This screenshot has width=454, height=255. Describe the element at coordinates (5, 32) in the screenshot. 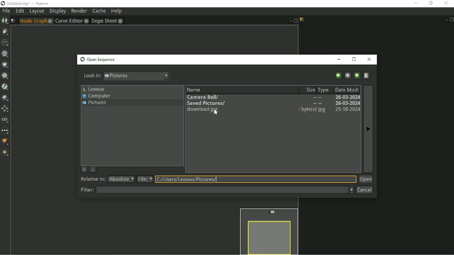

I see `Draw` at that location.